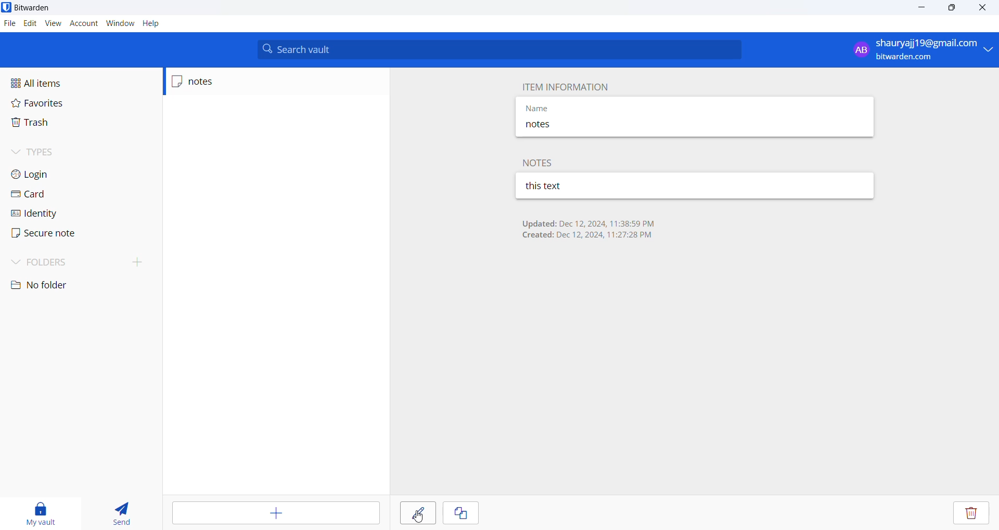  Describe the element at coordinates (217, 82) in the screenshot. I see `notes` at that location.